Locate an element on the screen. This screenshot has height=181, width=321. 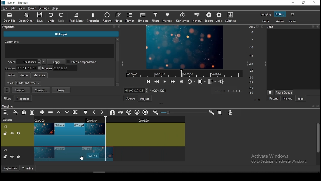
TIMELINE is located at coordinates (110, 119).